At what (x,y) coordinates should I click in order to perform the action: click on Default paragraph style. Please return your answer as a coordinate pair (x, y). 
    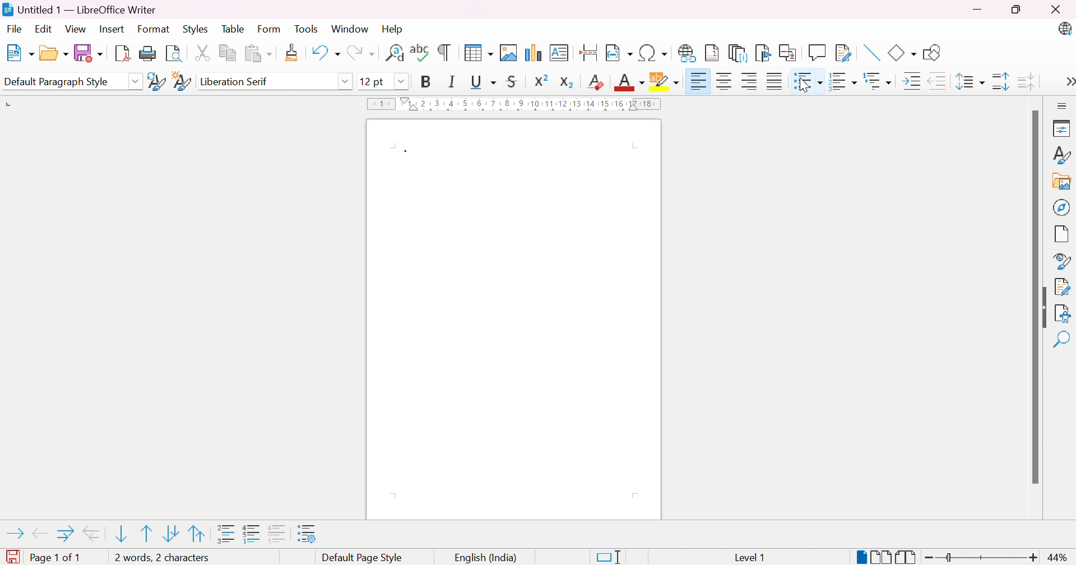
    Looking at the image, I should click on (59, 83).